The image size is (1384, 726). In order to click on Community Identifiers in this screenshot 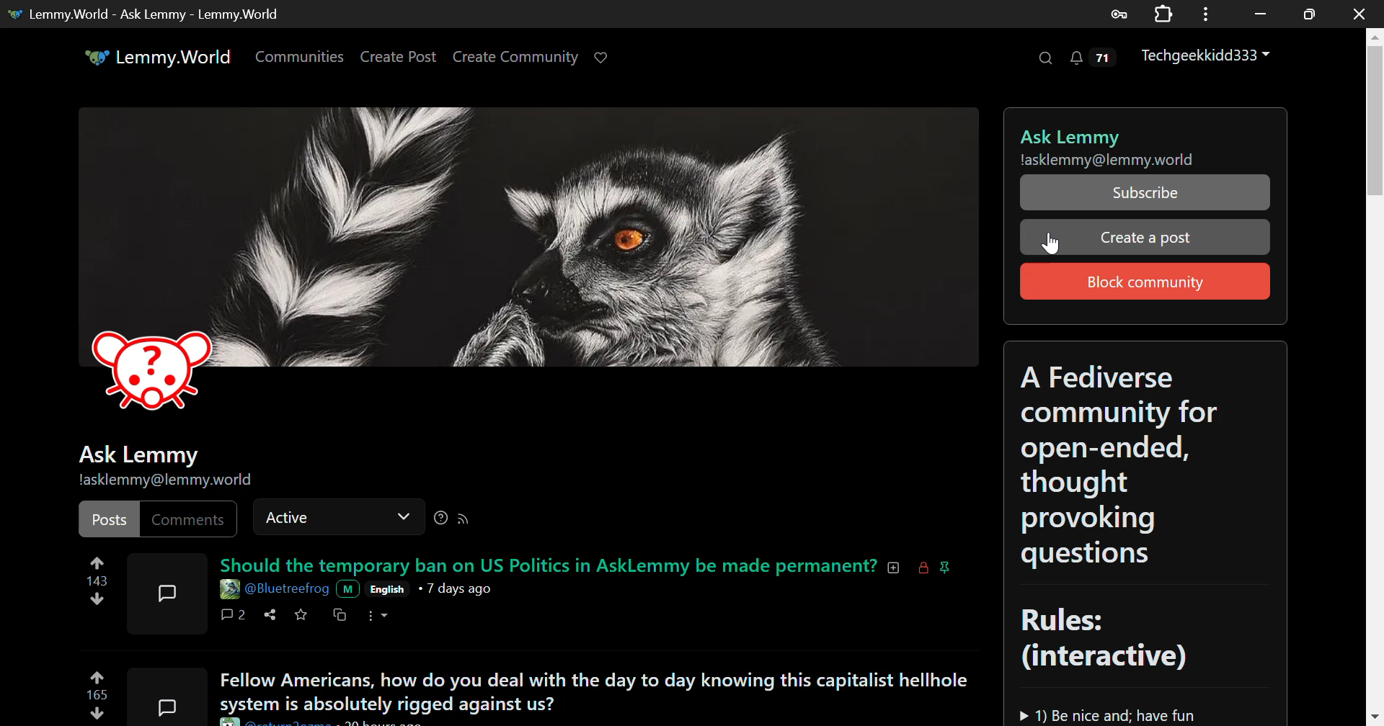, I will do `click(1147, 138)`.